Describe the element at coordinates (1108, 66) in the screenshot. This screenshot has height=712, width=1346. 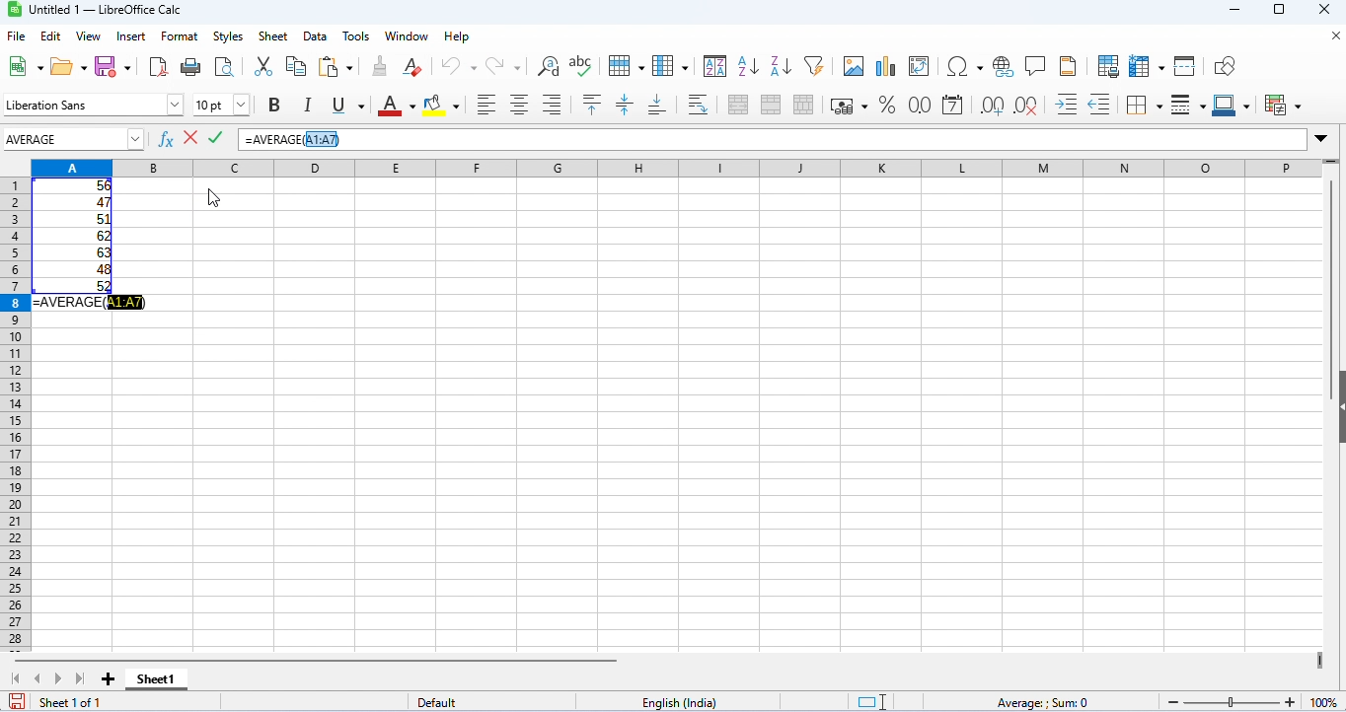
I see `define print area` at that location.